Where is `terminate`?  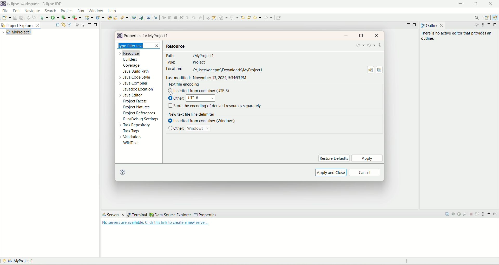 terminate is located at coordinates (176, 18).